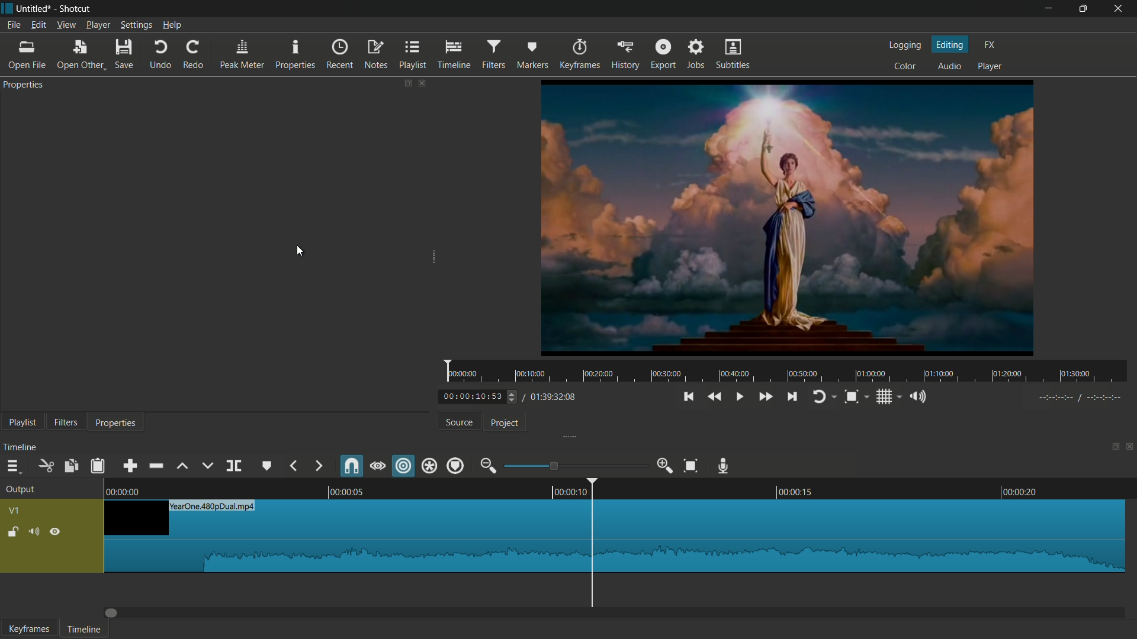  I want to click on settings menu, so click(135, 25).